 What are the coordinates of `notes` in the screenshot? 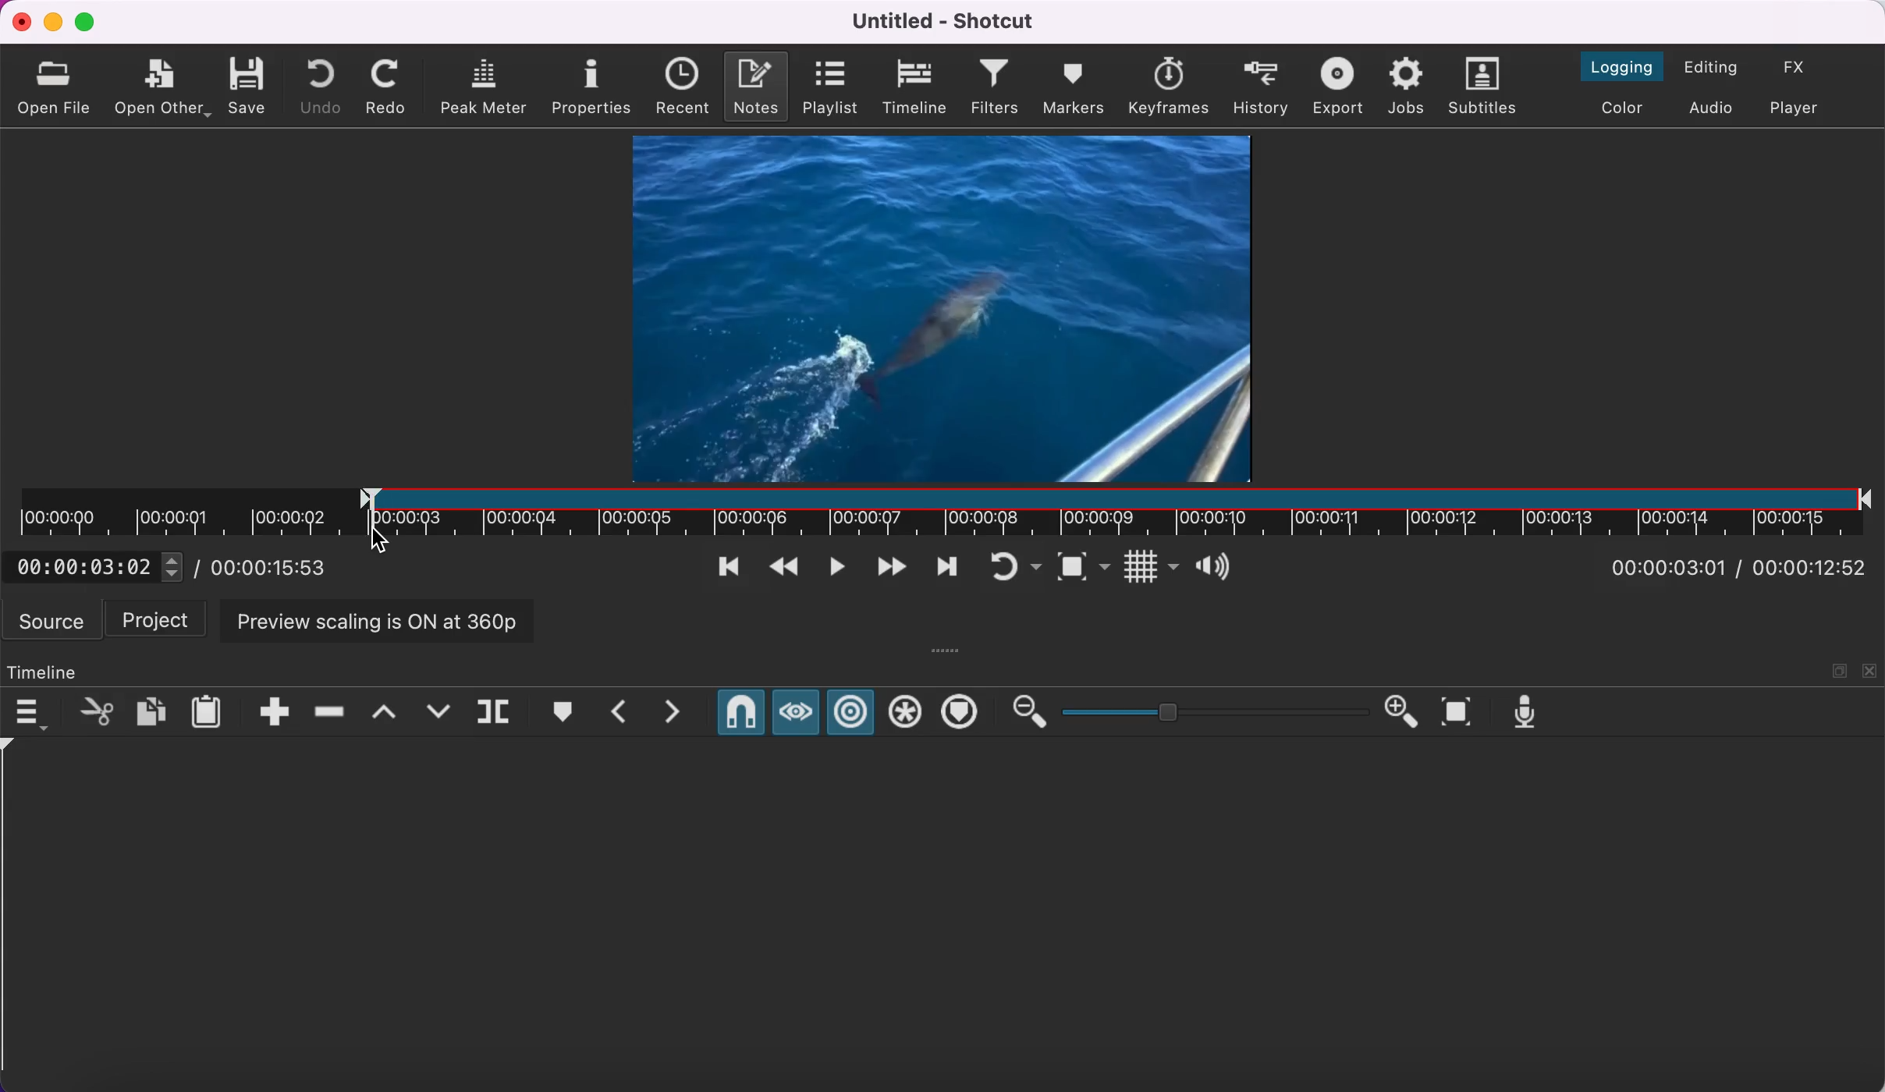 It's located at (758, 86).